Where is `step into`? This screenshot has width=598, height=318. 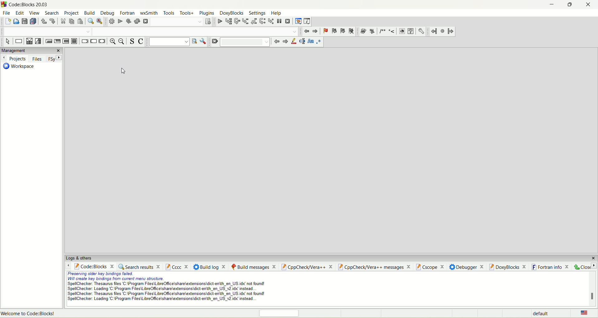
step into is located at coordinates (245, 21).